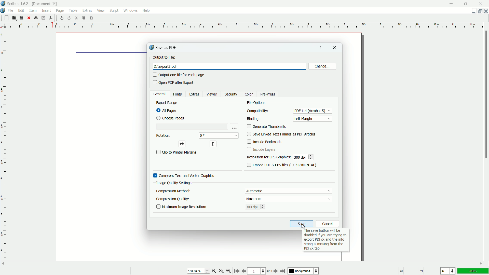  What do you see at coordinates (229, 272) in the screenshot?
I see `zoom in` at bounding box center [229, 272].